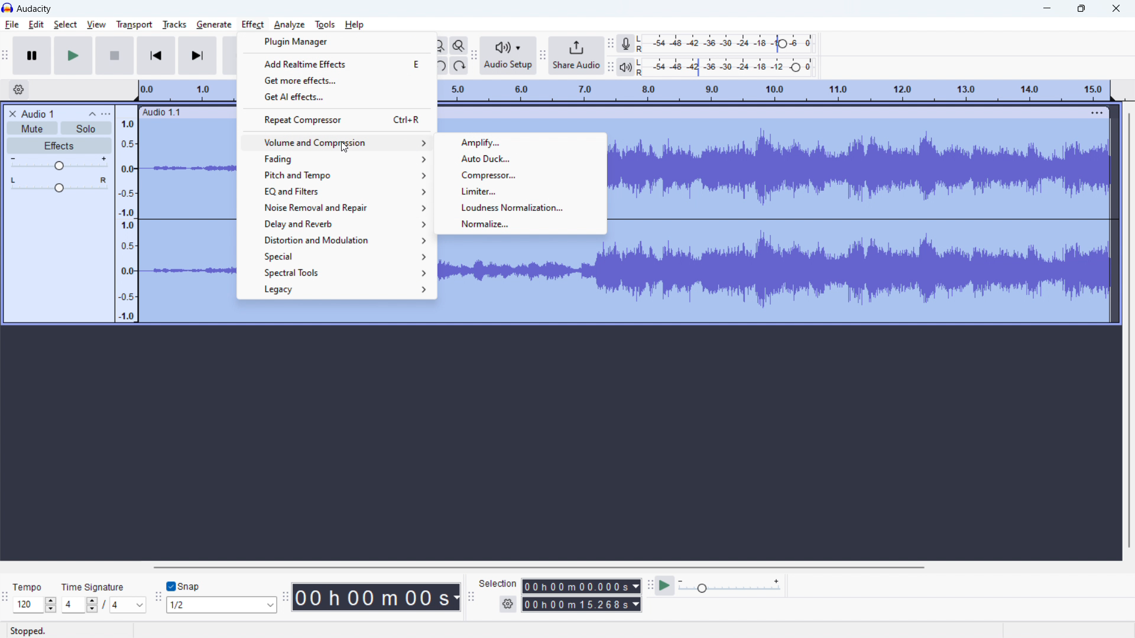 This screenshot has width=1135, height=638. What do you see at coordinates (222, 604) in the screenshot?
I see `1/2 (select snap)` at bounding box center [222, 604].